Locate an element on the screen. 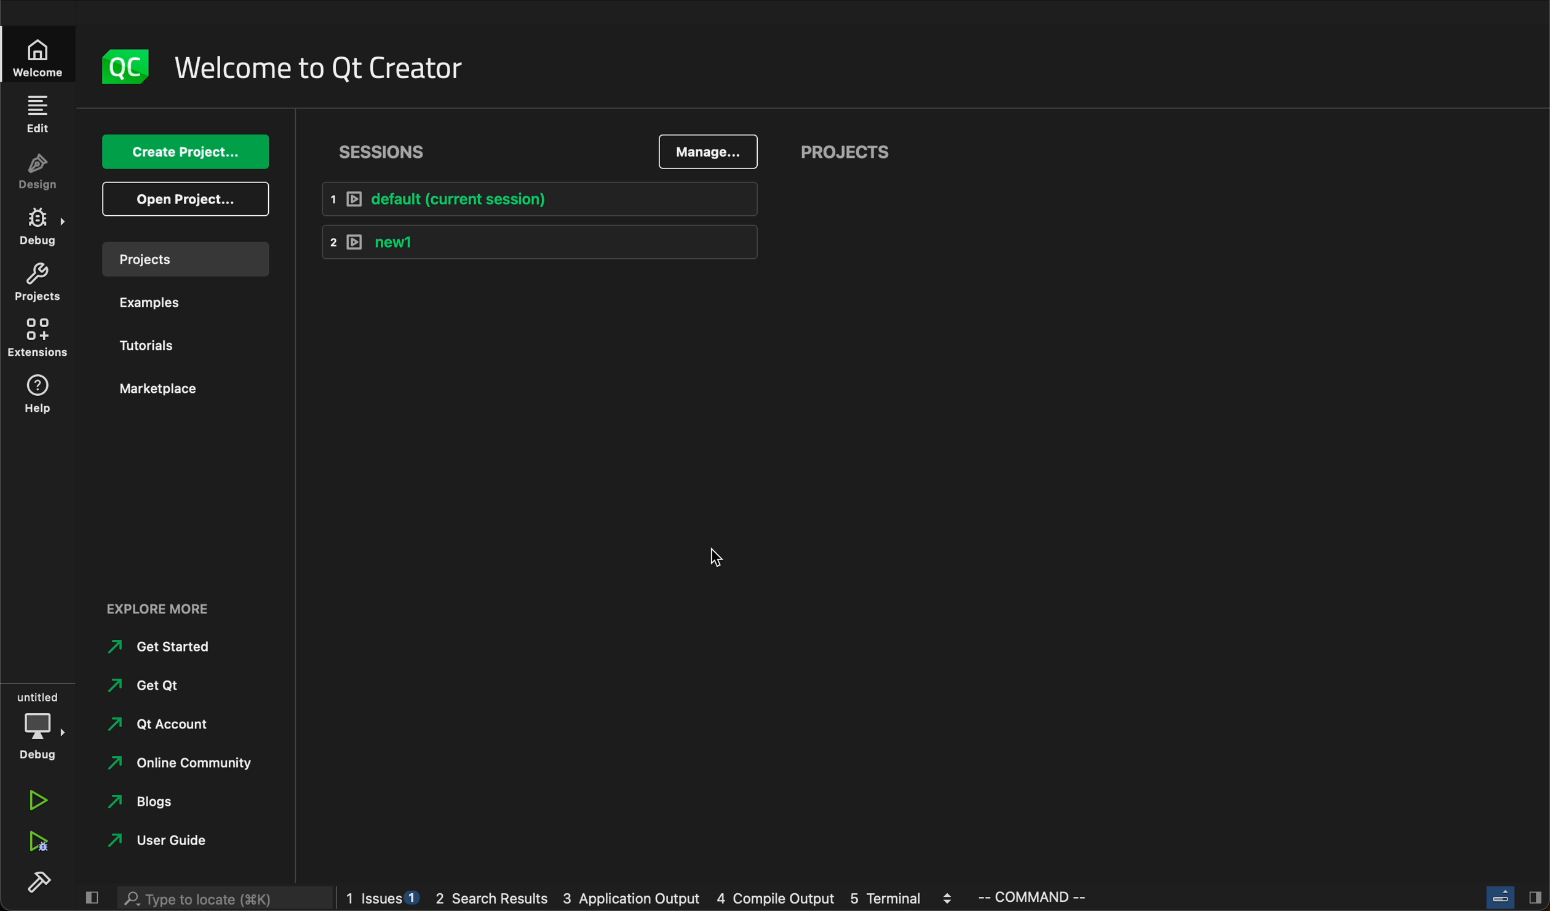  close slide bar is located at coordinates (1508, 896).